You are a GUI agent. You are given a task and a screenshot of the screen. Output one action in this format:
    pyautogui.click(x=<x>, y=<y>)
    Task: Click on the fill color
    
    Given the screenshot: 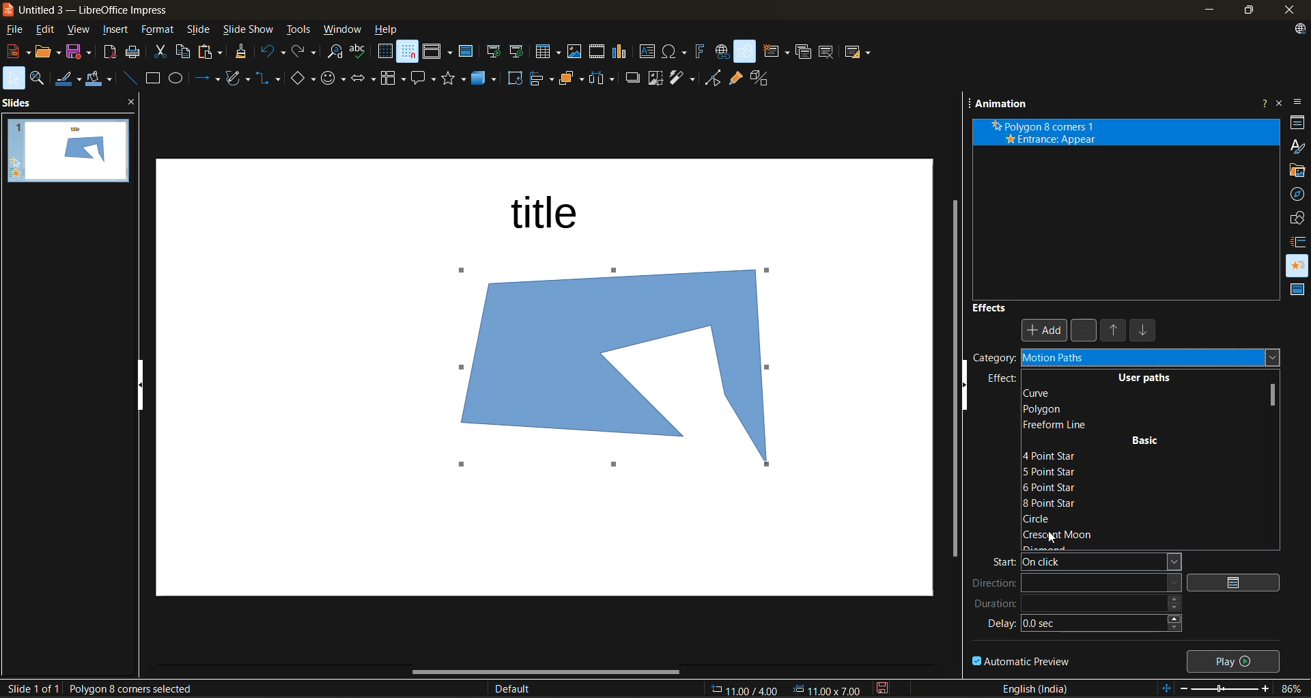 What is the action you would take?
    pyautogui.click(x=101, y=81)
    